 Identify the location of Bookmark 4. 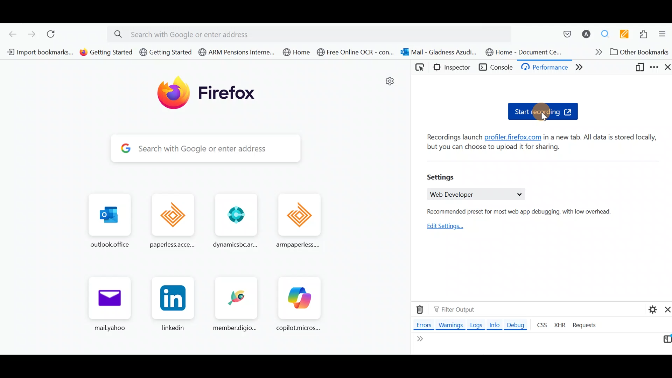
(236, 52).